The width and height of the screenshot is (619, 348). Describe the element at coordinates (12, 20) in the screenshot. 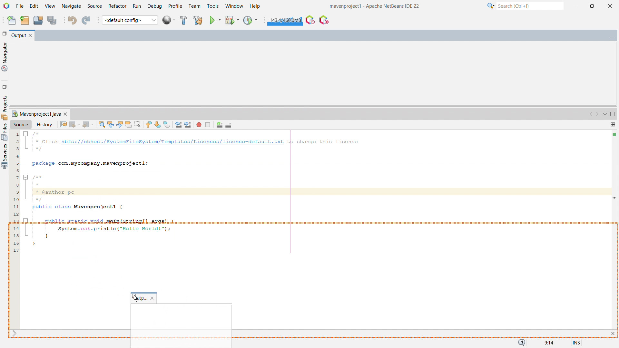

I see `new file` at that location.